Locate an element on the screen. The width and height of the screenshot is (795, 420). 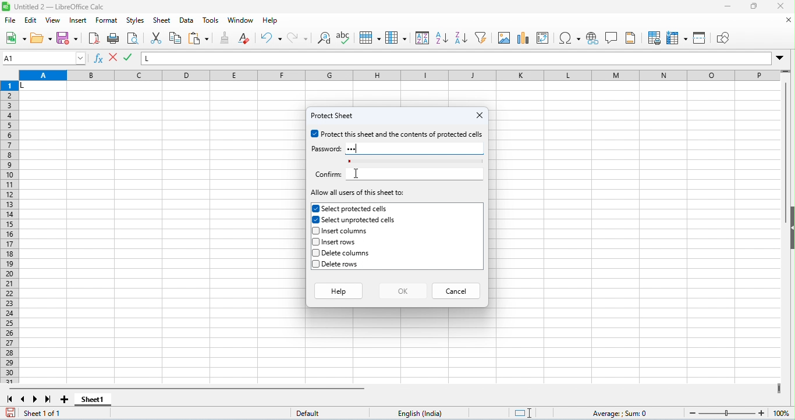
clone is located at coordinates (226, 37).